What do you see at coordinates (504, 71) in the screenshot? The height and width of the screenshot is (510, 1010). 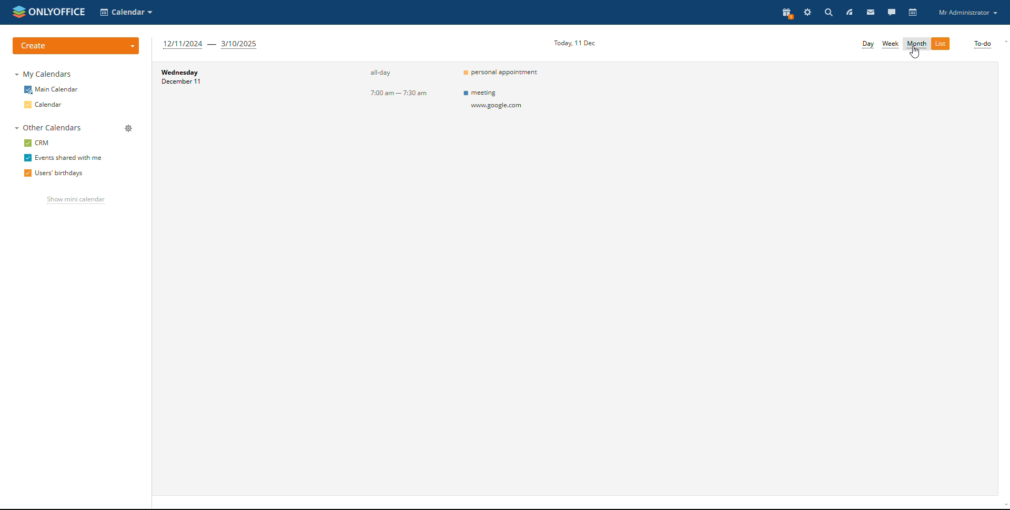 I see `events` at bounding box center [504, 71].